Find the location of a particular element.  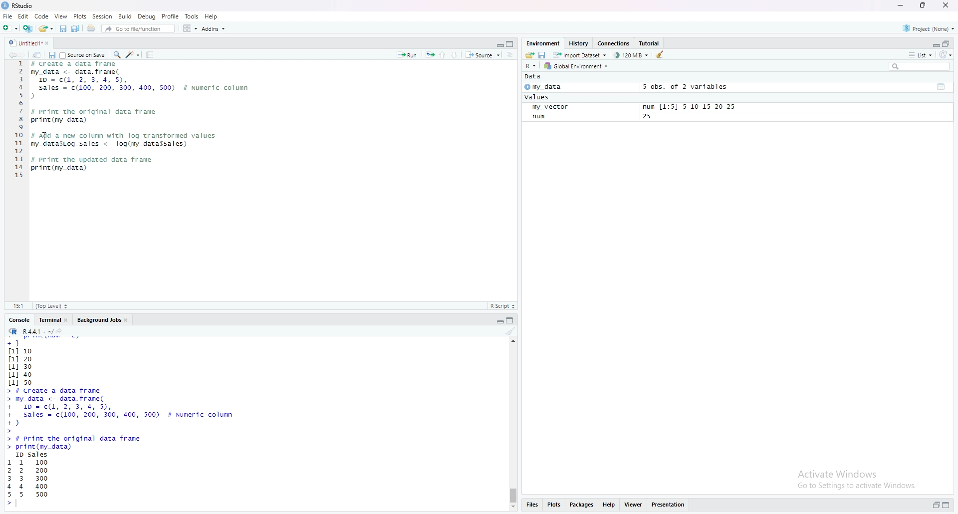

Project:(None) is located at coordinates (931, 27).